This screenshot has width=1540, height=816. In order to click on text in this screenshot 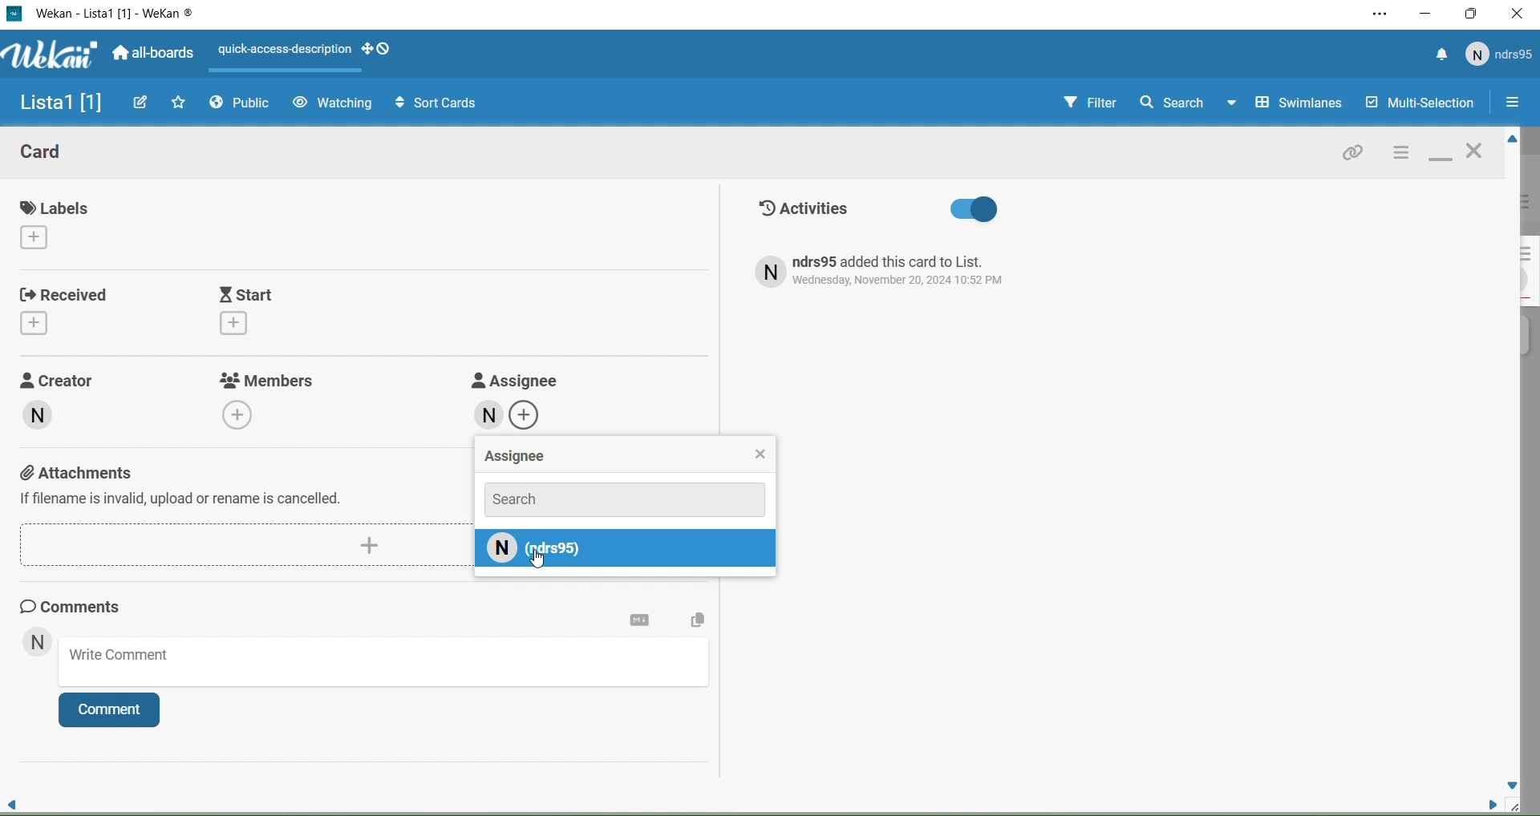, I will do `click(895, 272)`.